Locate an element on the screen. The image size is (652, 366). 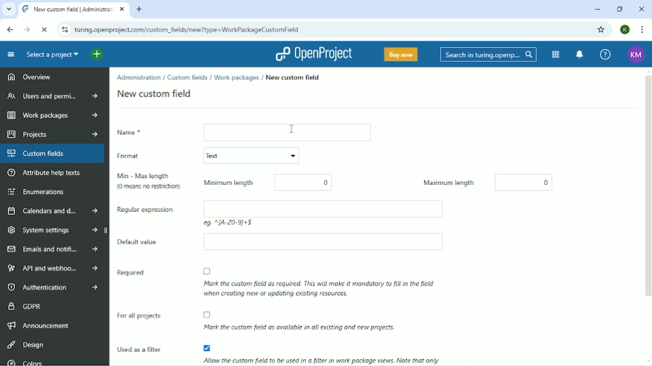
Overview is located at coordinates (29, 76).